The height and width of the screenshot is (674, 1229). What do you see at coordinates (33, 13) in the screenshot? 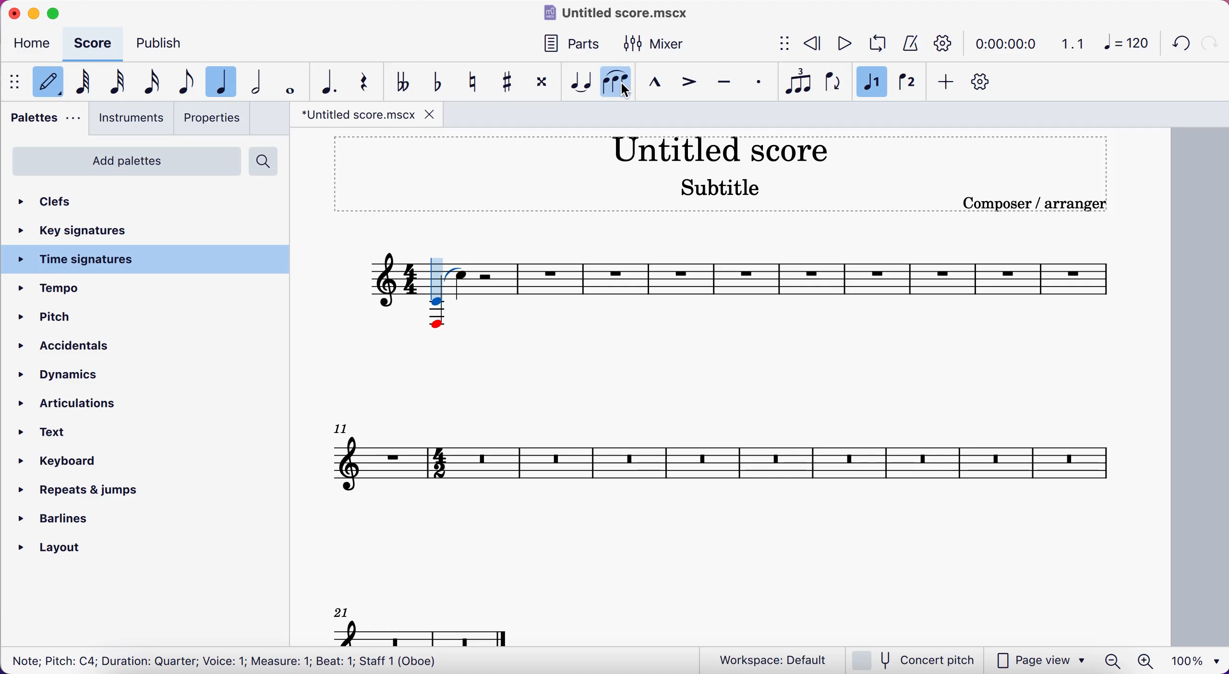
I see `minimize` at bounding box center [33, 13].